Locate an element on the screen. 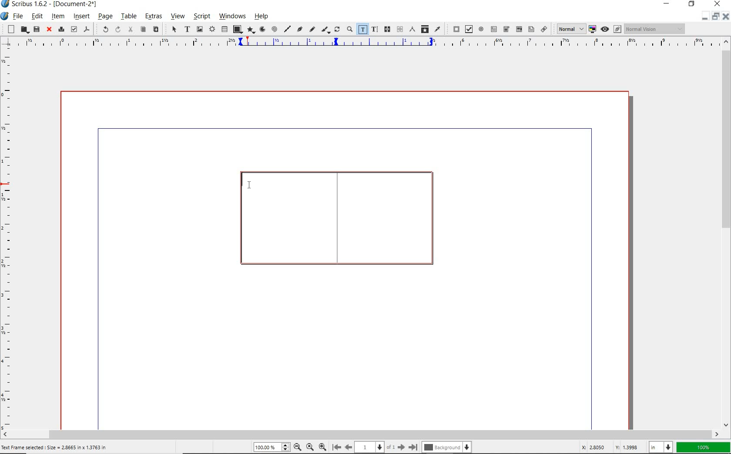 The height and width of the screenshot is (454, 731). select image preview quality is located at coordinates (568, 28).